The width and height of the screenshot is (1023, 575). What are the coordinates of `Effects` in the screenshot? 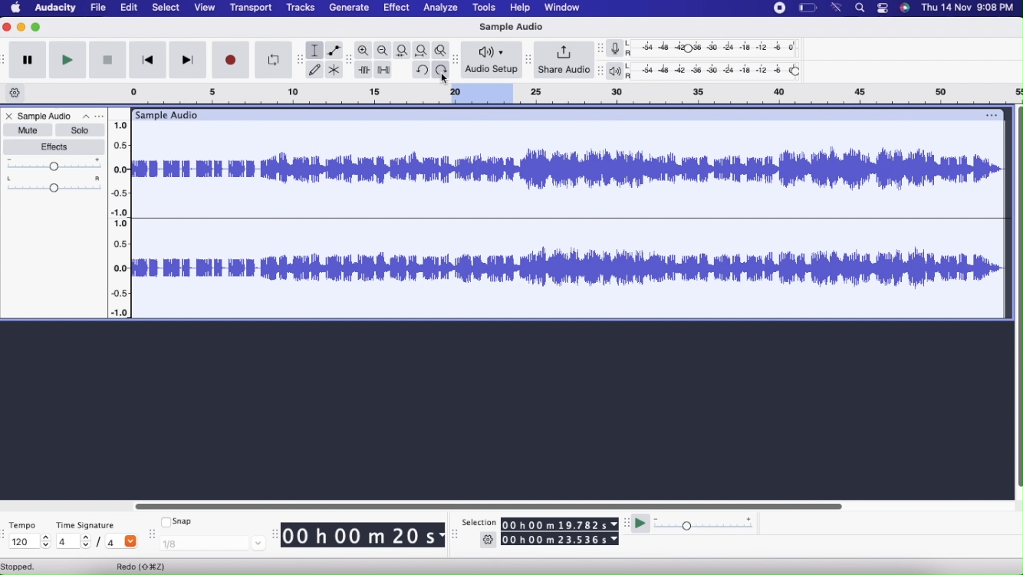 It's located at (55, 148).